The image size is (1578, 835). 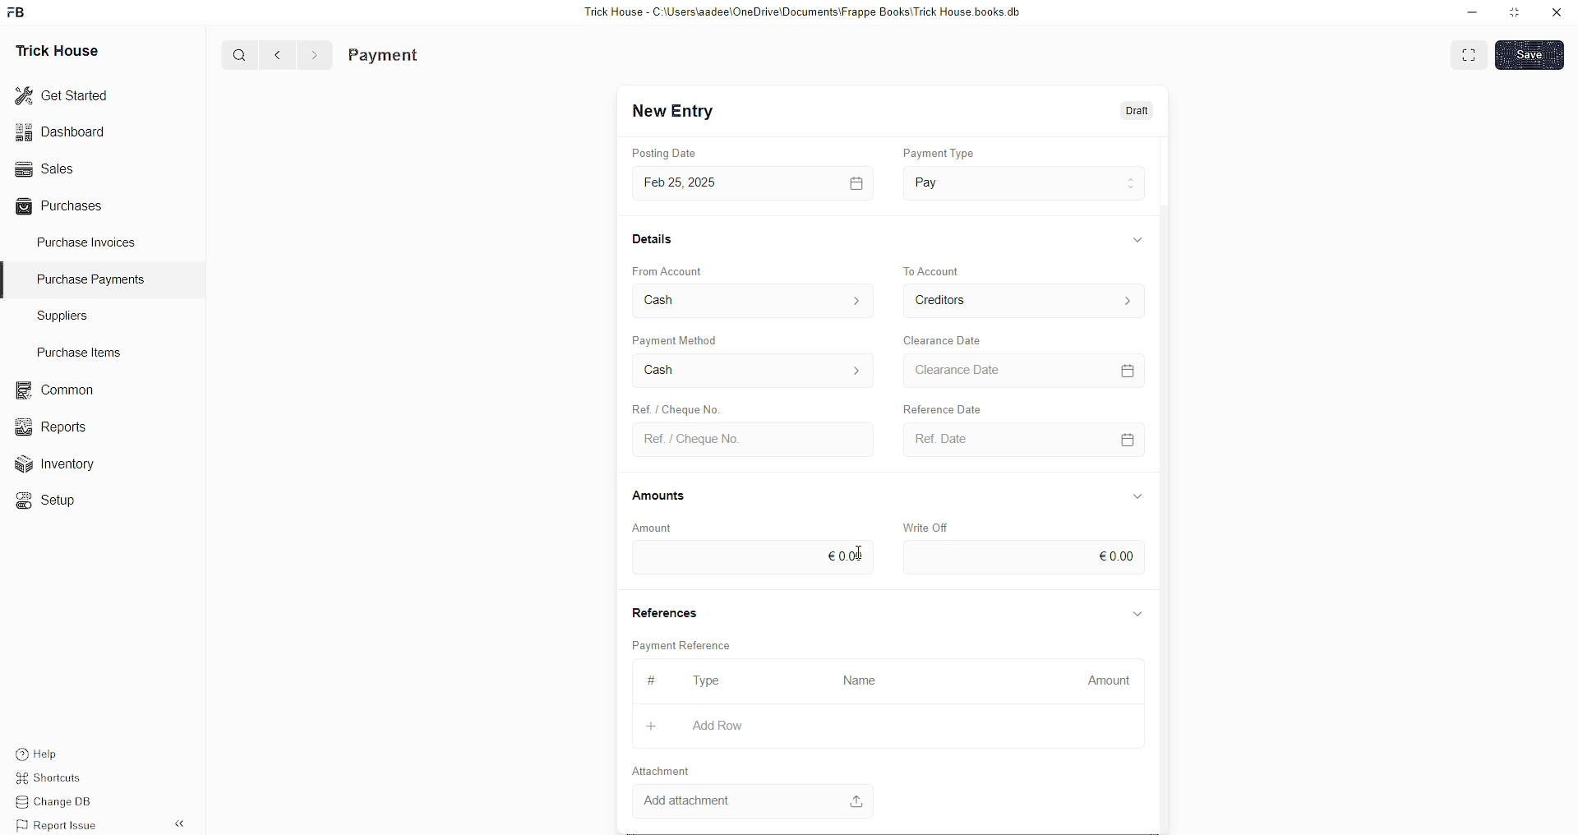 I want to click on €0.00, so click(x=1110, y=552).